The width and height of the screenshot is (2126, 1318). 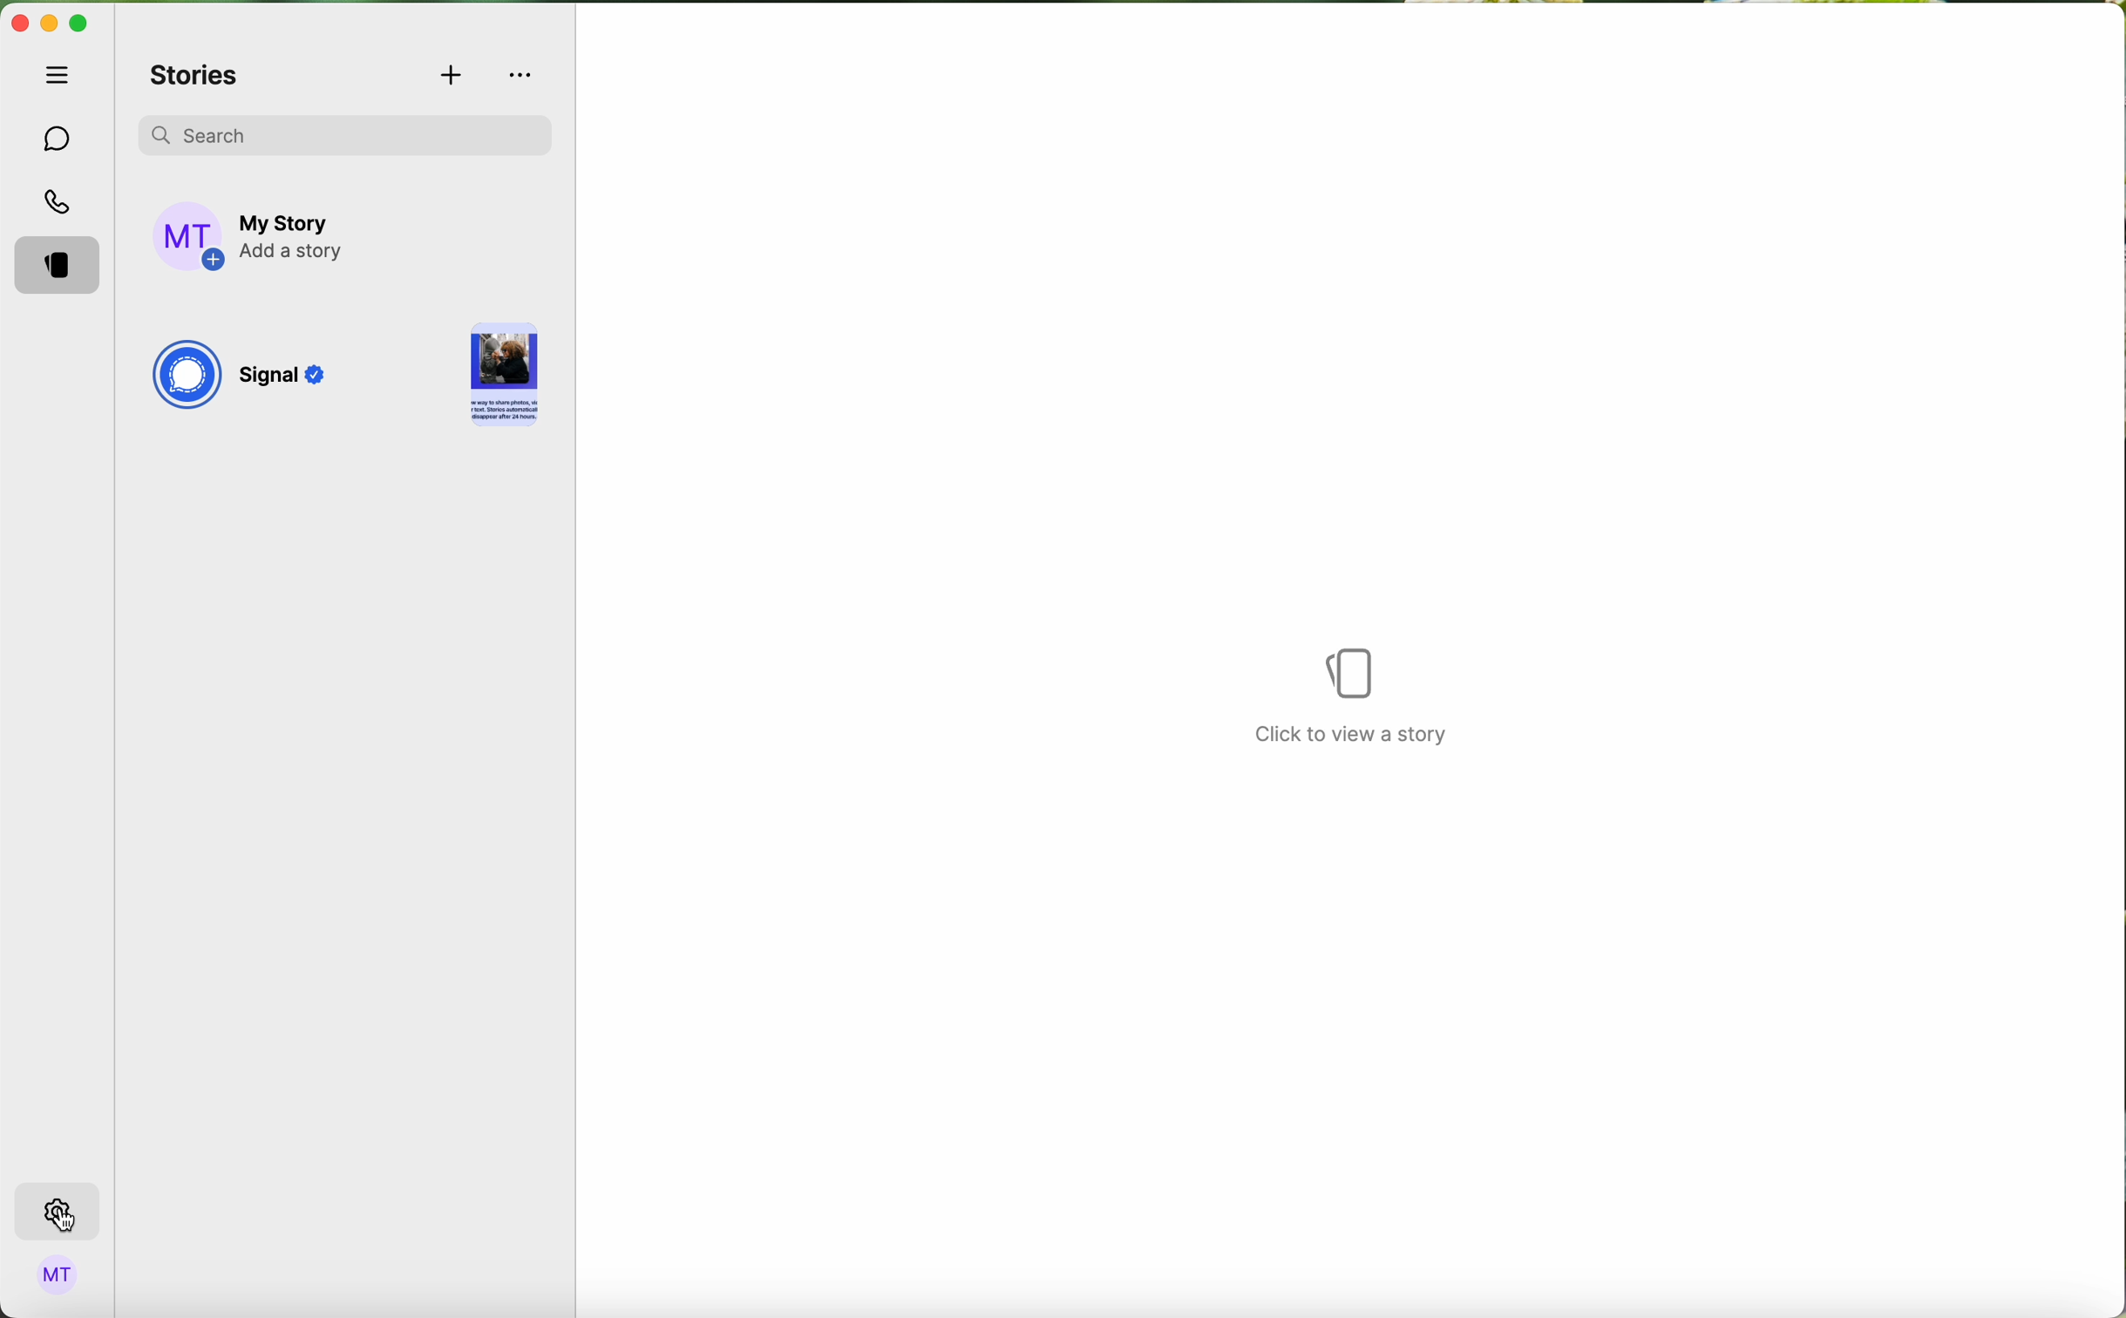 I want to click on icon, so click(x=1354, y=673).